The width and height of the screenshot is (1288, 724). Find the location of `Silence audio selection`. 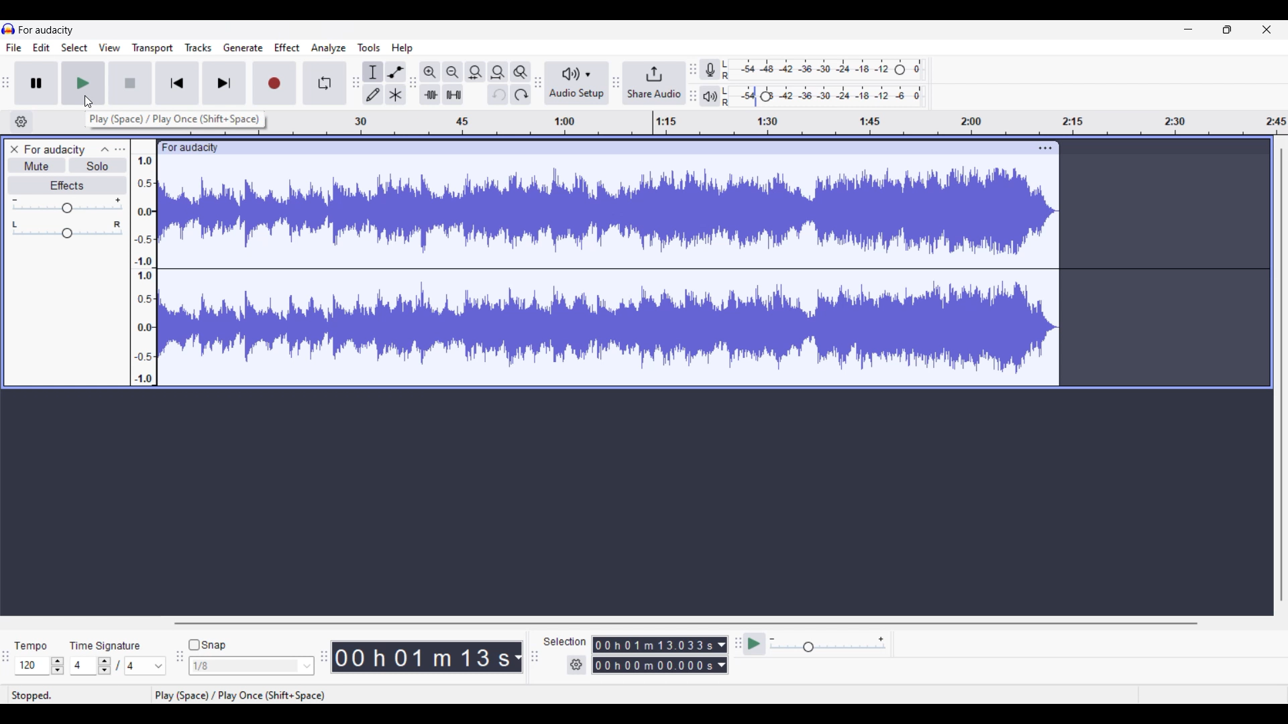

Silence audio selection is located at coordinates (453, 95).